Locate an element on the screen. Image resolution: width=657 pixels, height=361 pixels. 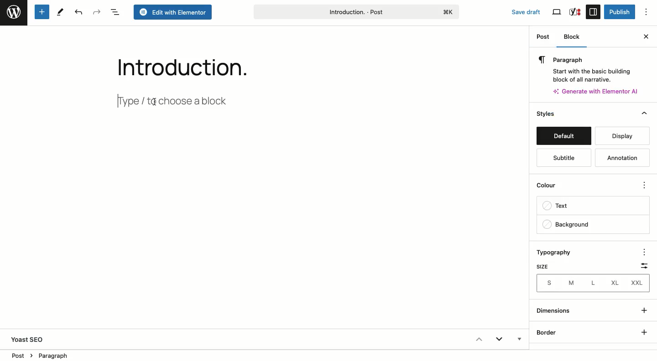
Background is located at coordinates (566, 225).